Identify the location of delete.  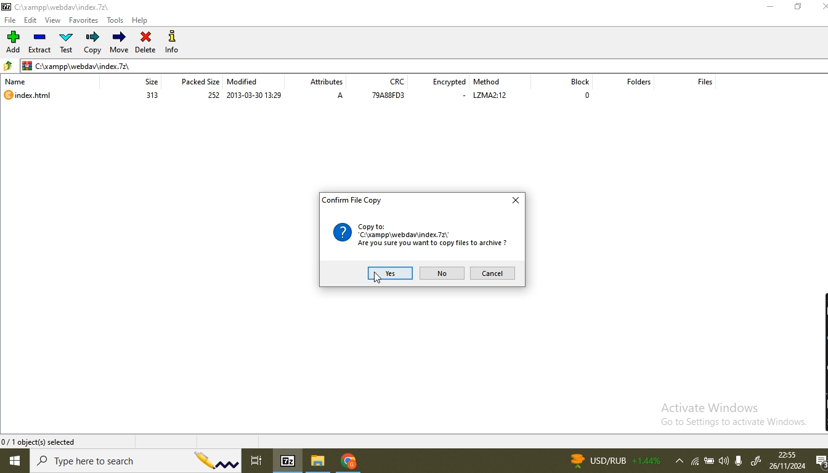
(147, 41).